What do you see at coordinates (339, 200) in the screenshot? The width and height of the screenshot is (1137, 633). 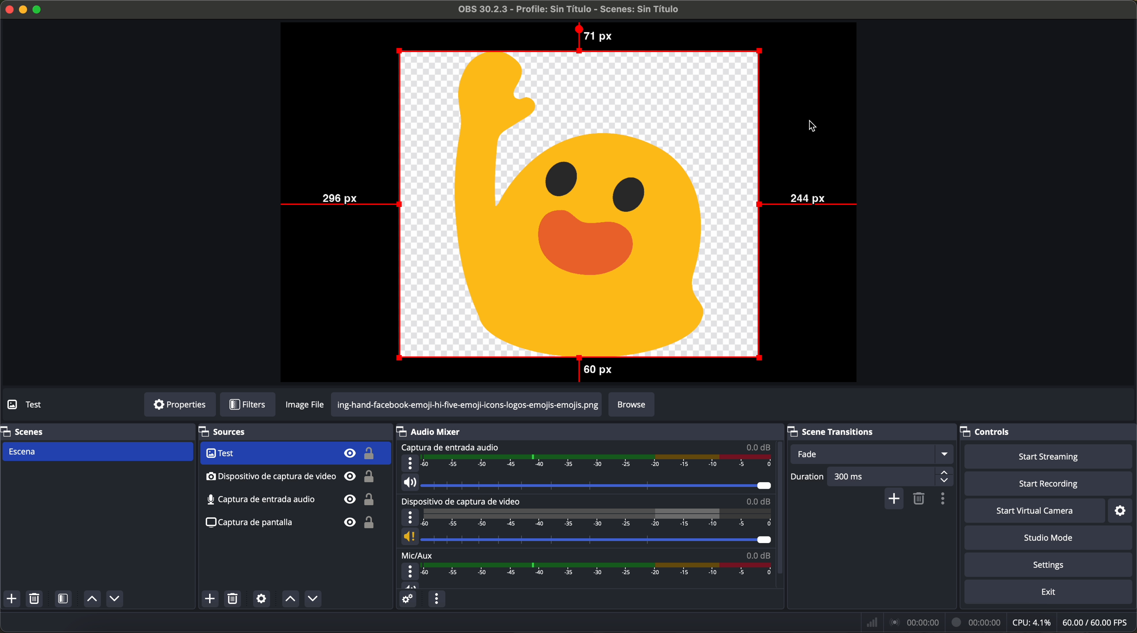 I see `296 px distance` at bounding box center [339, 200].